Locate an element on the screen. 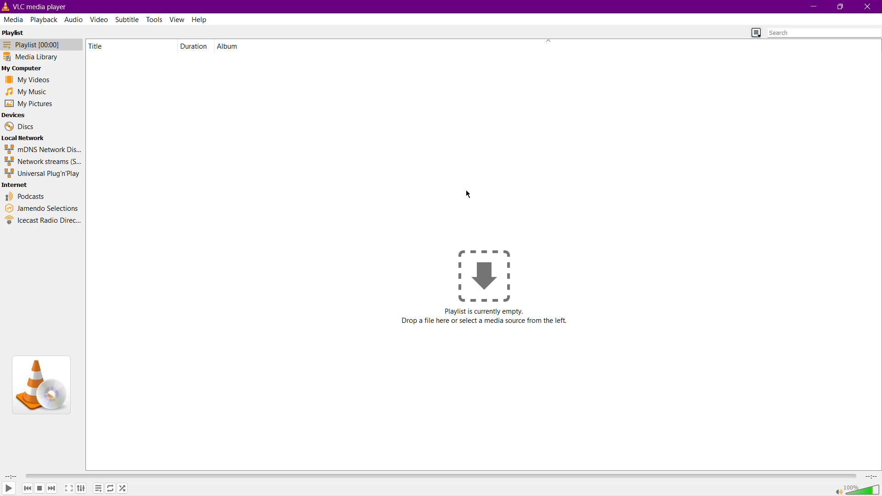  logo is located at coordinates (6, 6).